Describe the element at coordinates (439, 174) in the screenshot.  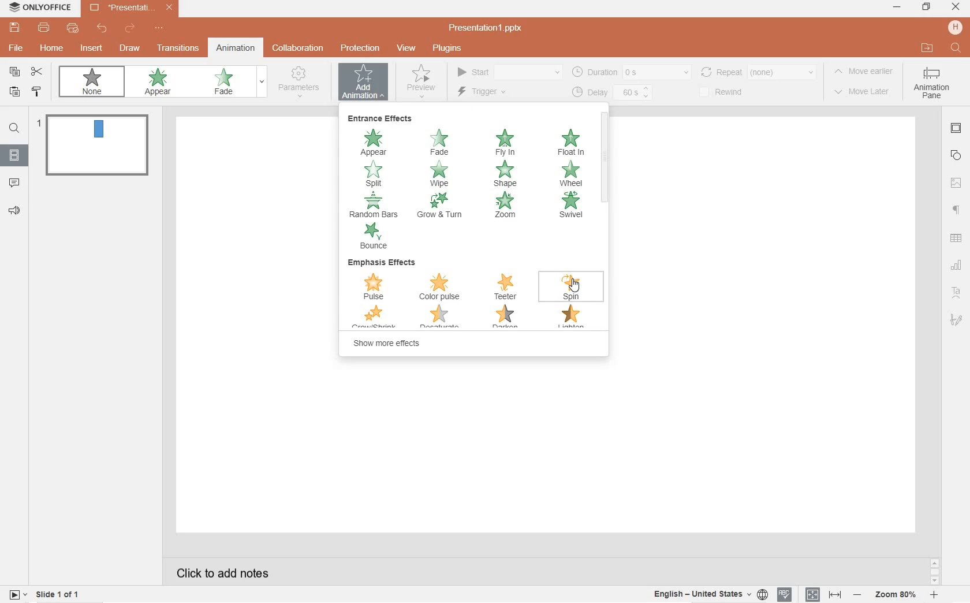
I see `wipe` at that location.